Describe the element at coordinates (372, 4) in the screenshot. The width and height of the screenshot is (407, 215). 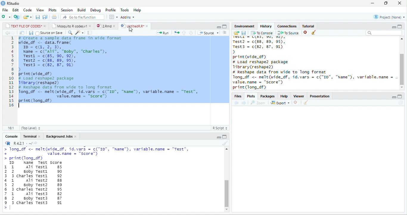
I see `minimize` at that location.